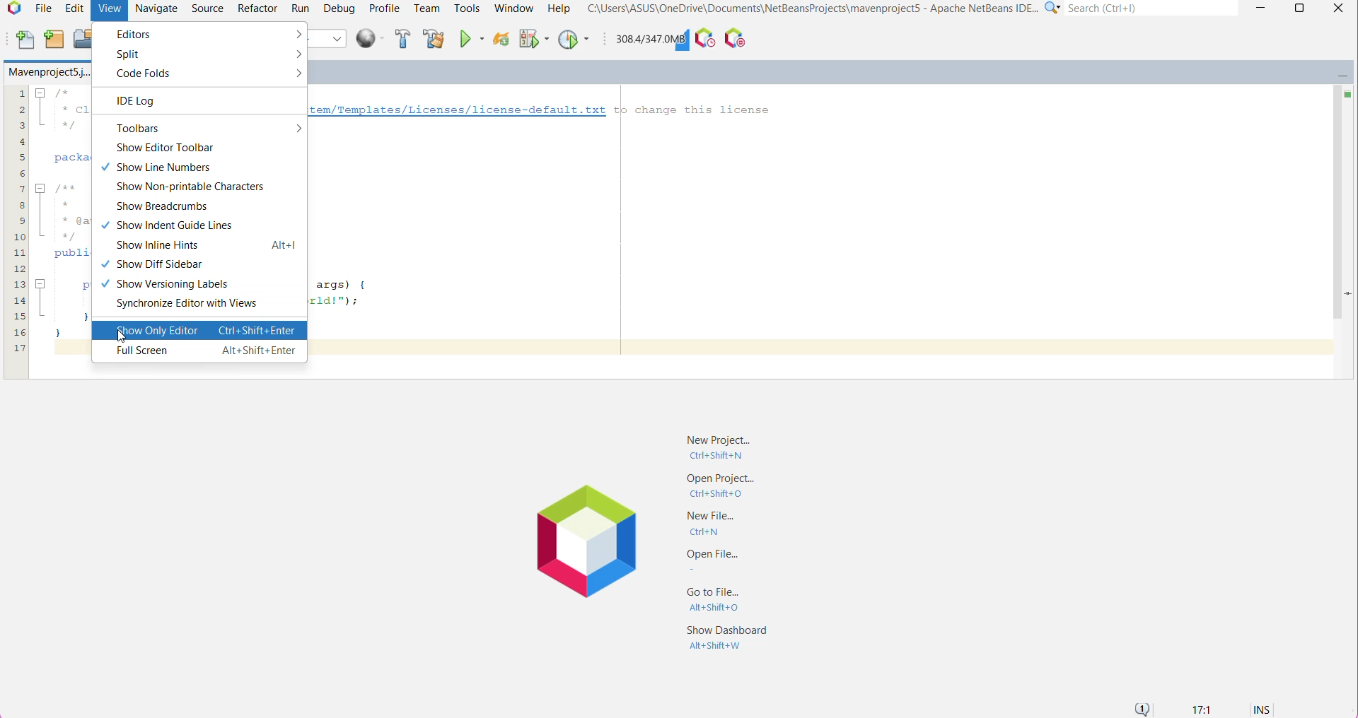 Image resolution: width=1358 pixels, height=718 pixels. What do you see at coordinates (301, 8) in the screenshot?
I see `Run` at bounding box center [301, 8].